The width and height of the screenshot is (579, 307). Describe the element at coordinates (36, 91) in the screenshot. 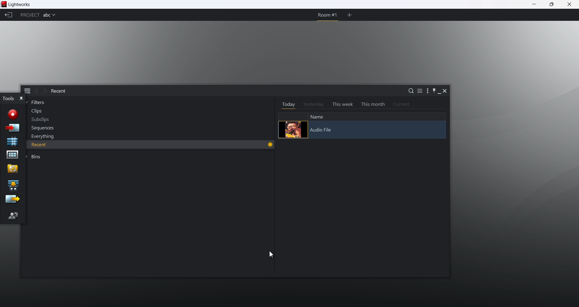

I see `back` at that location.